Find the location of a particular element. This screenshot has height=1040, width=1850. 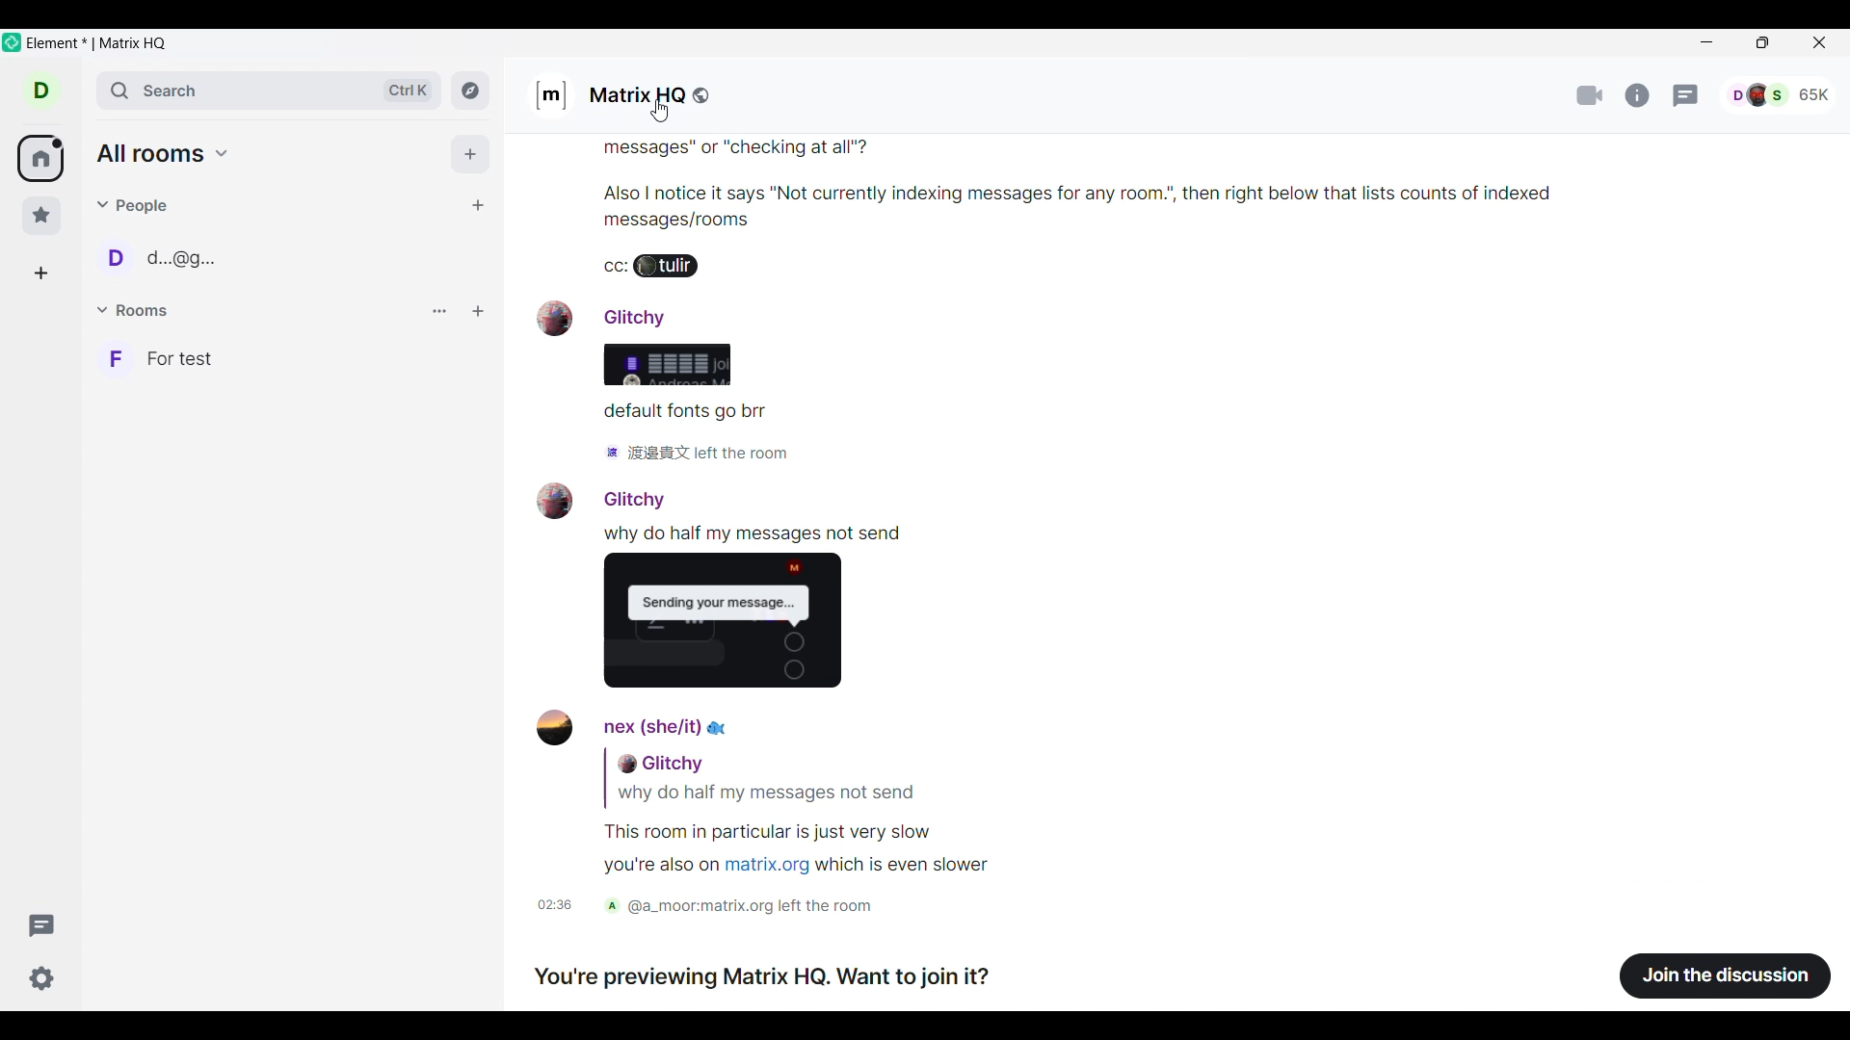

Explore rooms is located at coordinates (470, 91).